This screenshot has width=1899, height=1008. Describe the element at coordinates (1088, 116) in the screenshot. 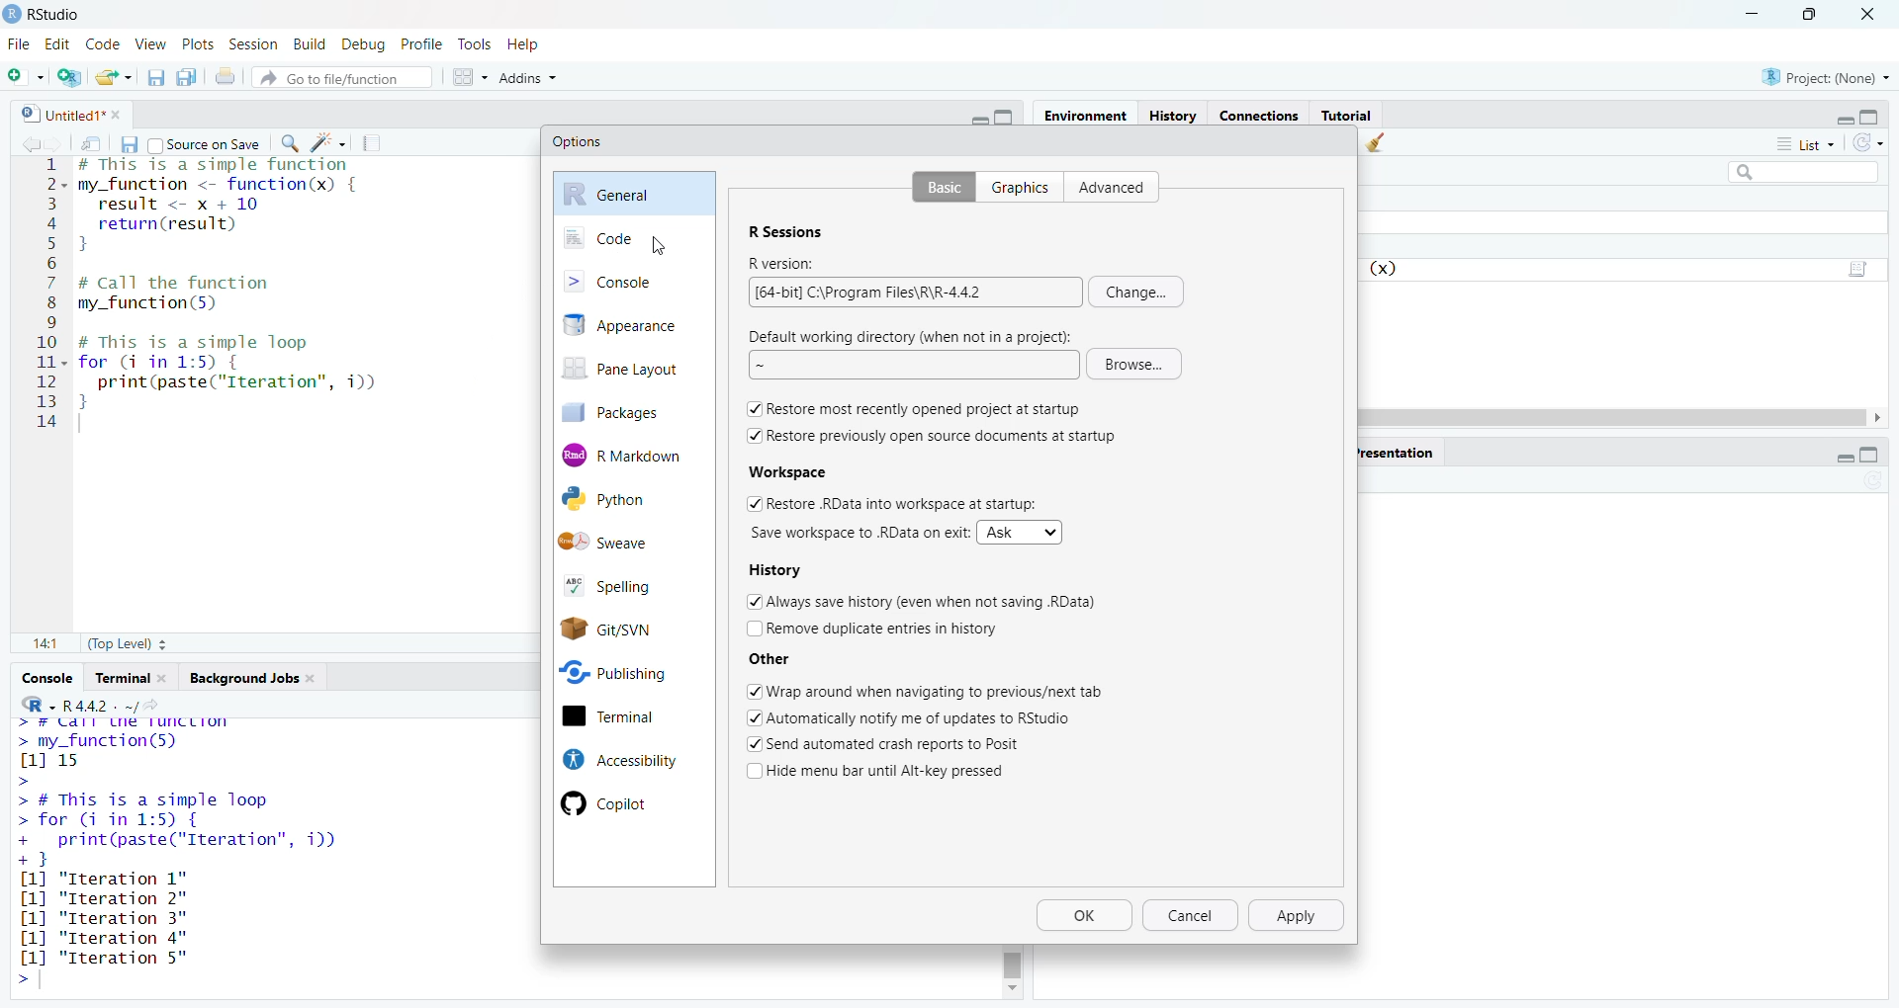

I see `environment` at that location.